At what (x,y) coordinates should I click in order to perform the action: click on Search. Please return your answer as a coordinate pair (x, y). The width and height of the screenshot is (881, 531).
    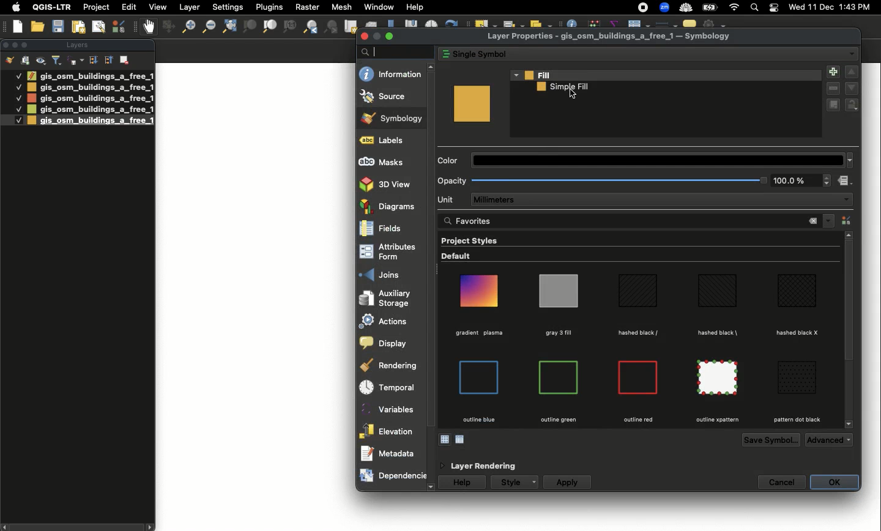
    Looking at the image, I should click on (395, 52).